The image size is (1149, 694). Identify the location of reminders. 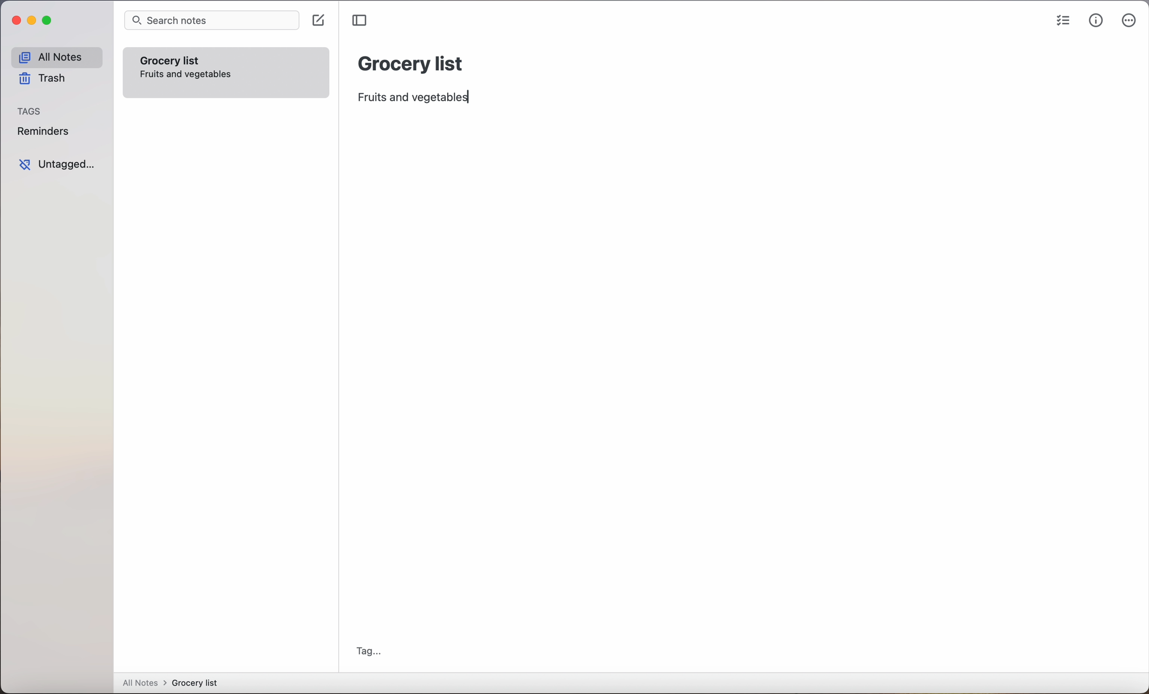
(42, 133).